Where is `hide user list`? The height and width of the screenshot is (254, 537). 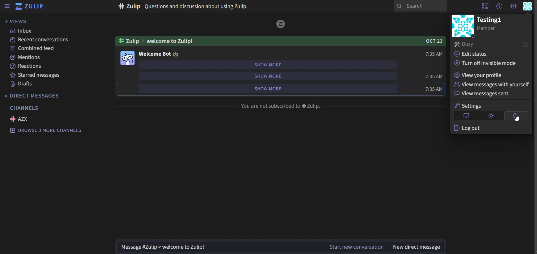 hide user list is located at coordinates (484, 7).